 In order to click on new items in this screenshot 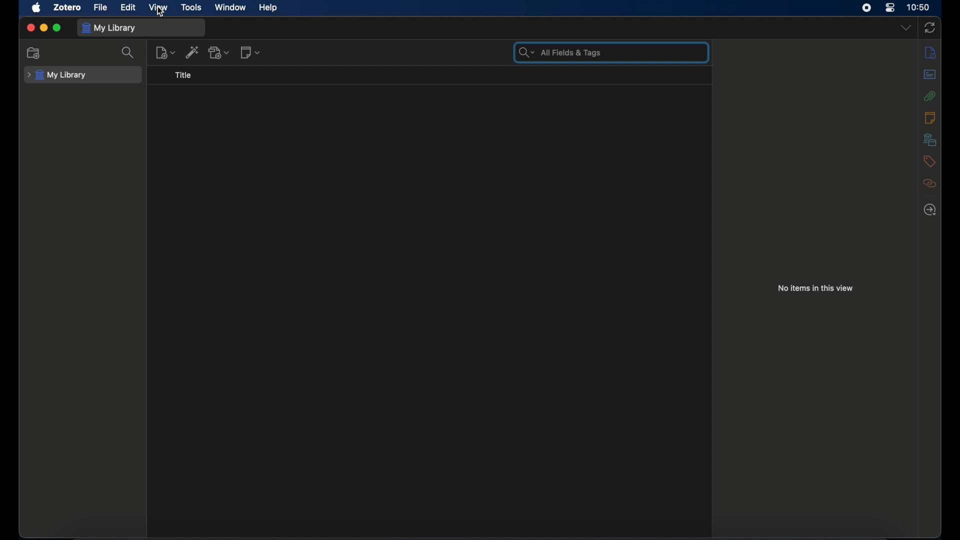, I will do `click(251, 52)`.